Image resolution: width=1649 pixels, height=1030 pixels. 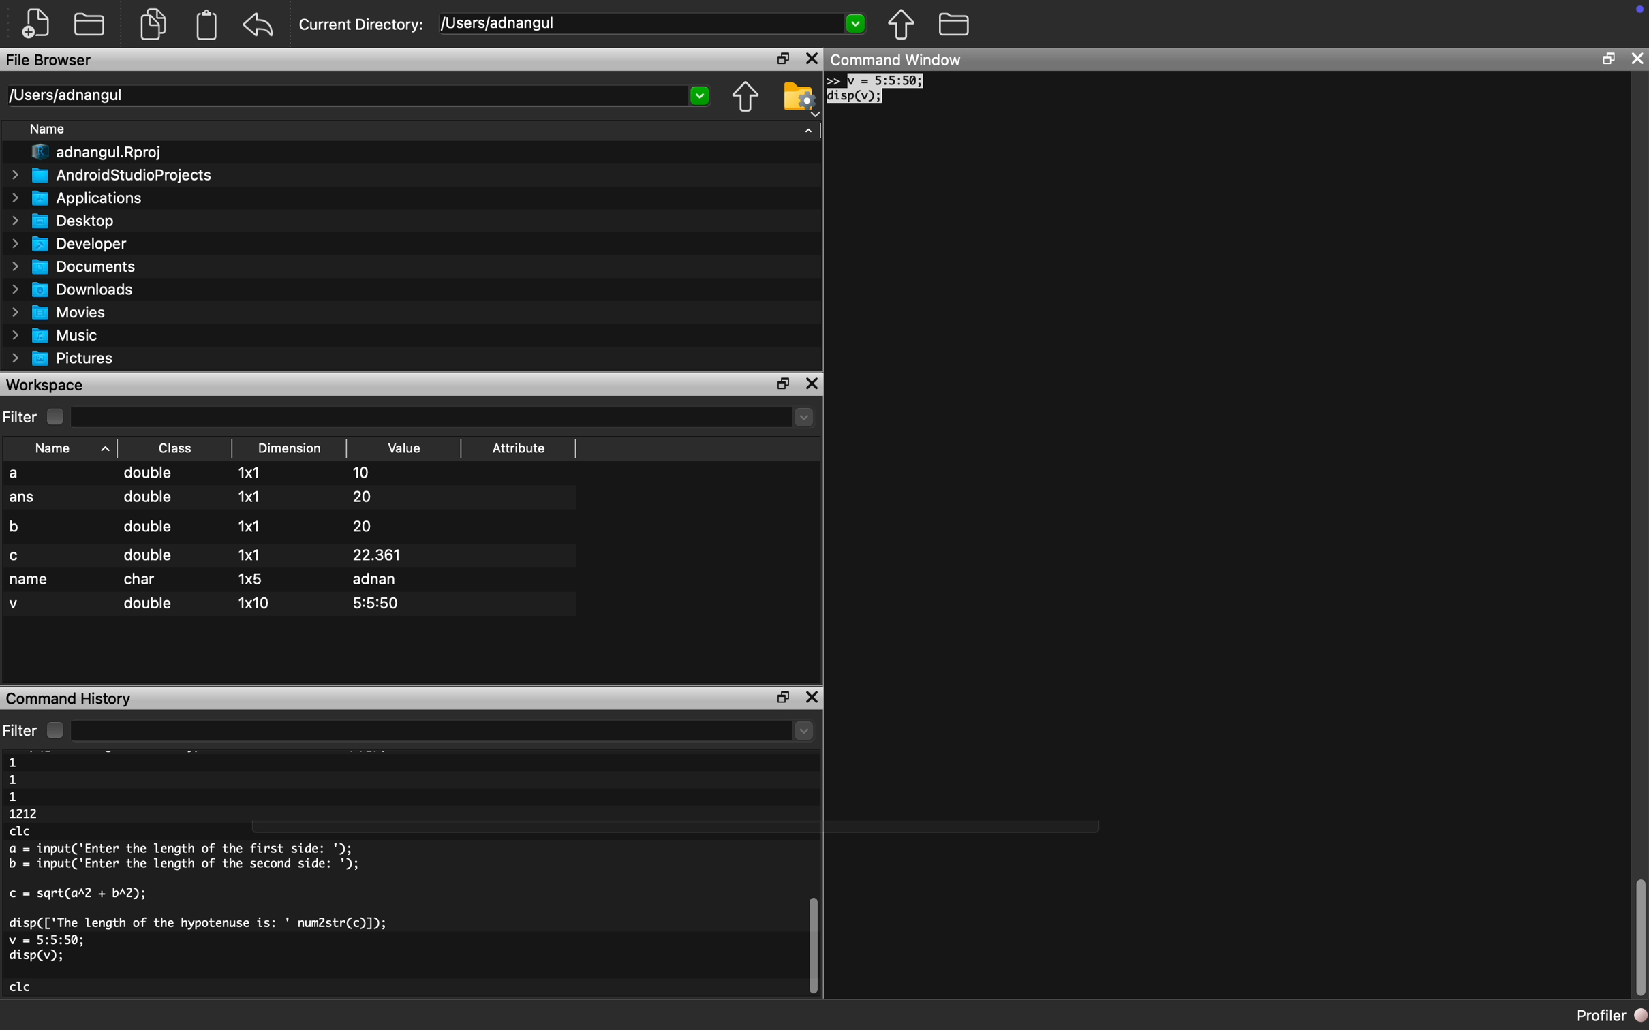 I want to click on 1x1, so click(x=253, y=527).